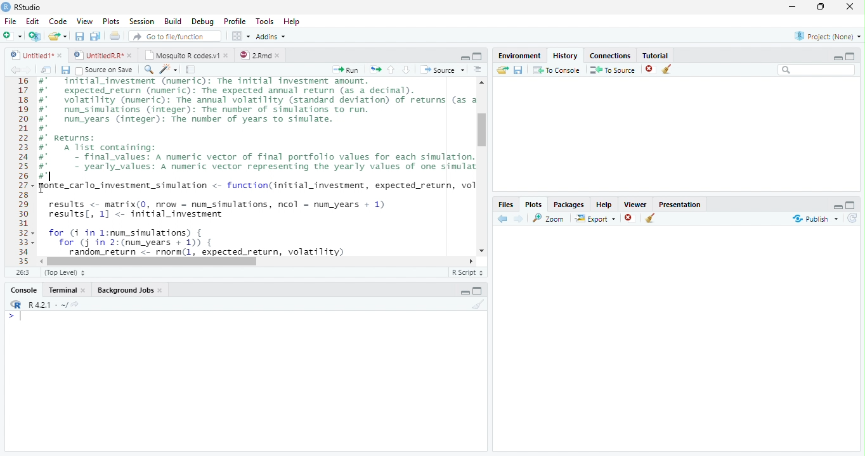 The width and height of the screenshot is (865, 456). Describe the element at coordinates (852, 204) in the screenshot. I see `Full Height` at that location.